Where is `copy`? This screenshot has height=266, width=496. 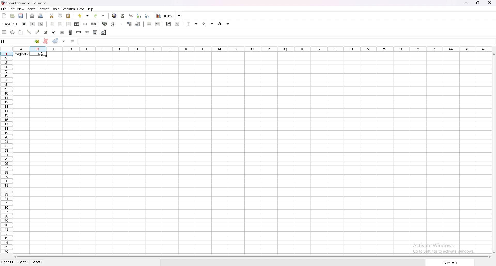
copy is located at coordinates (60, 15).